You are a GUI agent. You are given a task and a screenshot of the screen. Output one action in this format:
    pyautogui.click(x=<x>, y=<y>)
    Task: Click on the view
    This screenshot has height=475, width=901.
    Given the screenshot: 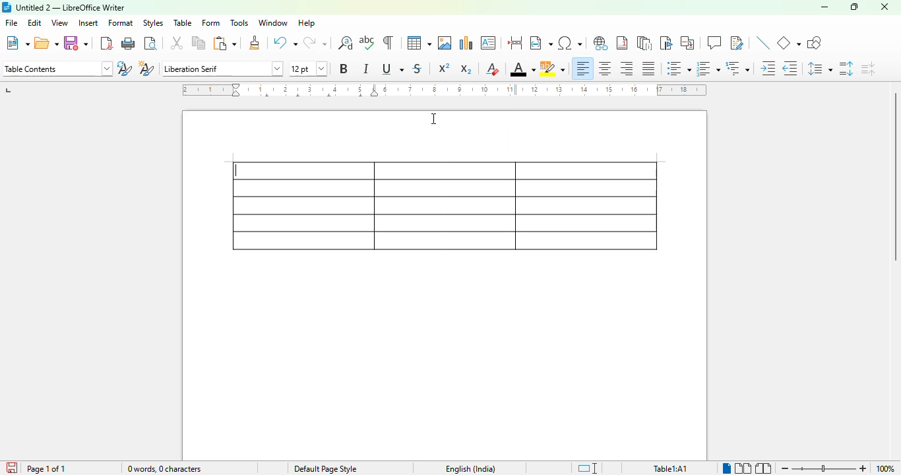 What is the action you would take?
    pyautogui.click(x=59, y=22)
    